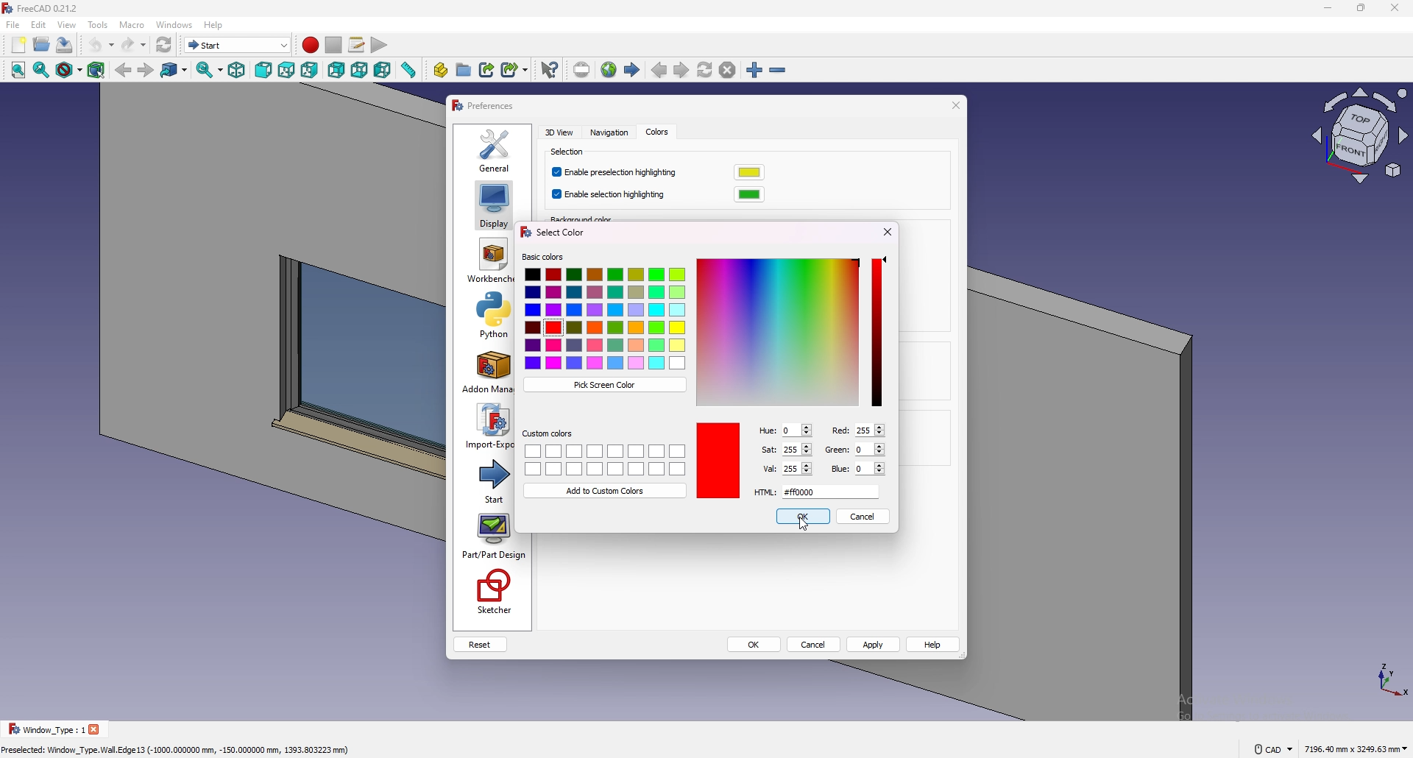 The width and height of the screenshot is (1413, 758). I want to click on custom color slots, so click(605, 459).